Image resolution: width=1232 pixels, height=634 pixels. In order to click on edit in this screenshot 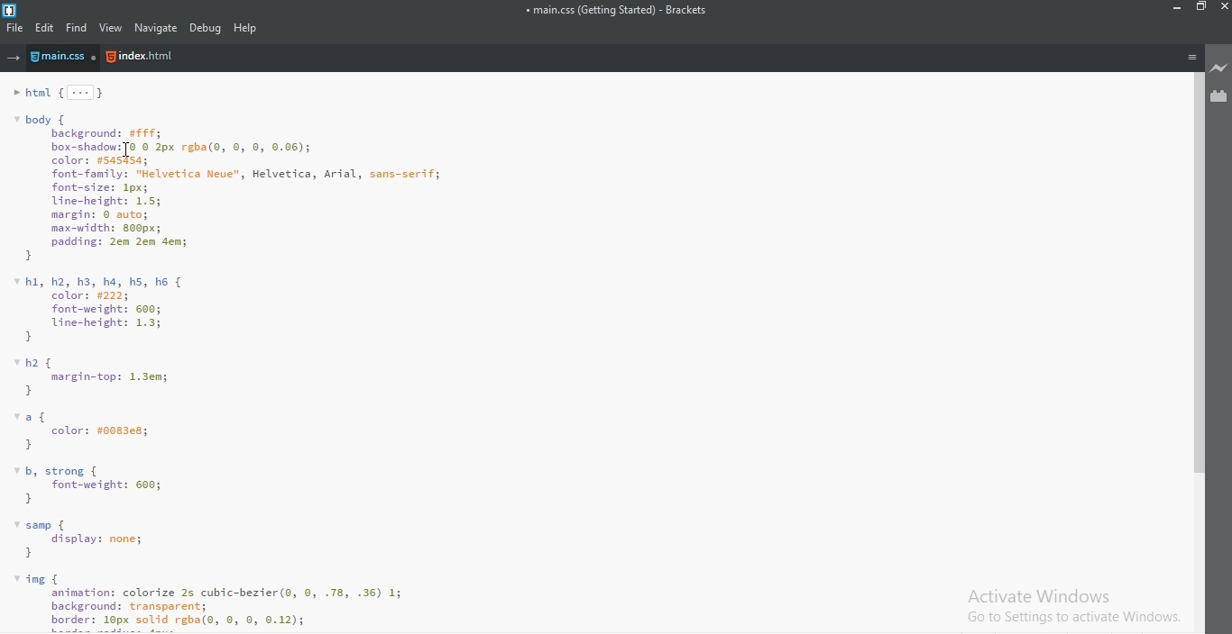, I will do `click(46, 28)`.